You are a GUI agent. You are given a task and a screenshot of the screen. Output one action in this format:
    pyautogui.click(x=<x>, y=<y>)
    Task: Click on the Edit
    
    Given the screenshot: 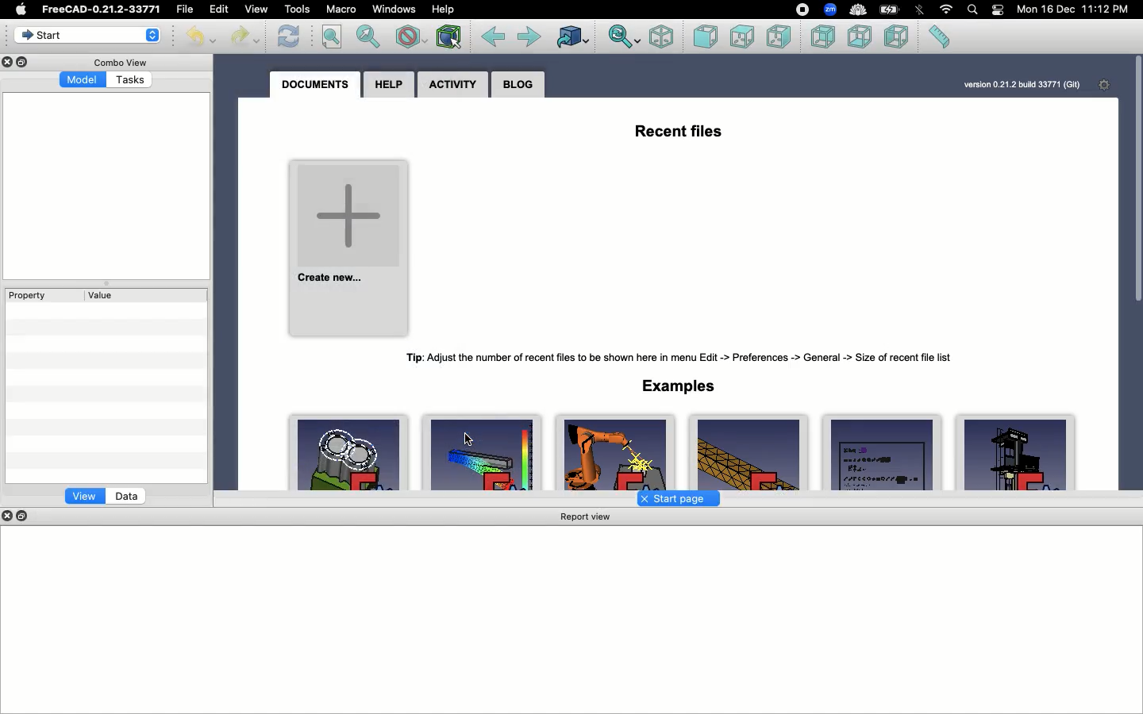 What is the action you would take?
    pyautogui.click(x=217, y=11)
    